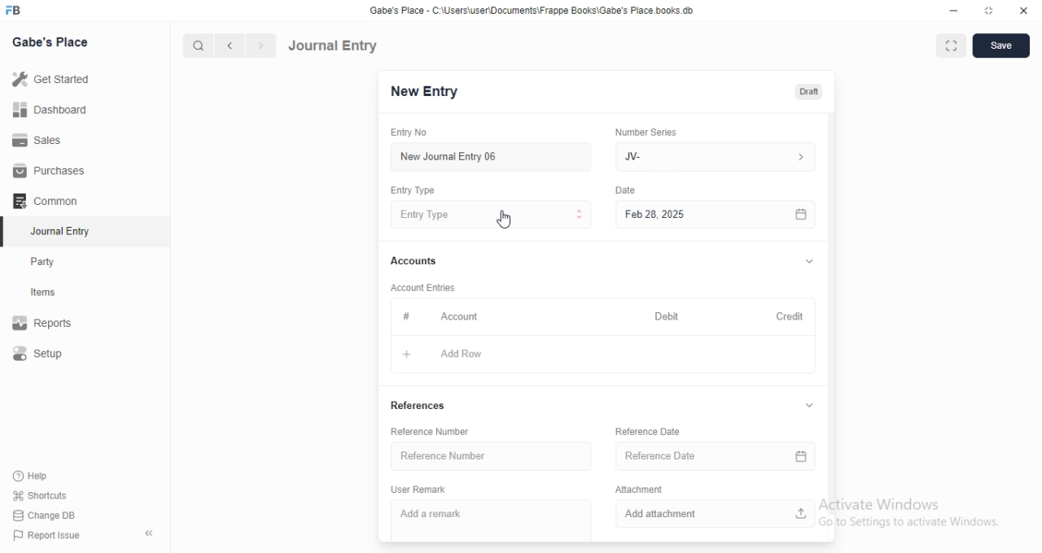 Image resolution: width=1042 pixels, height=553 pixels. What do you see at coordinates (655, 130) in the screenshot?
I see `‘Number Series` at bounding box center [655, 130].